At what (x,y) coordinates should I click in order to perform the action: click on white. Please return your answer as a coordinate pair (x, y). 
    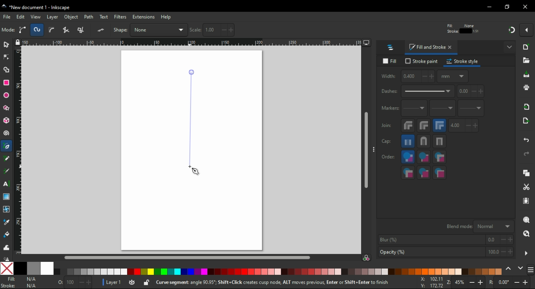
    Looking at the image, I should click on (47, 268).